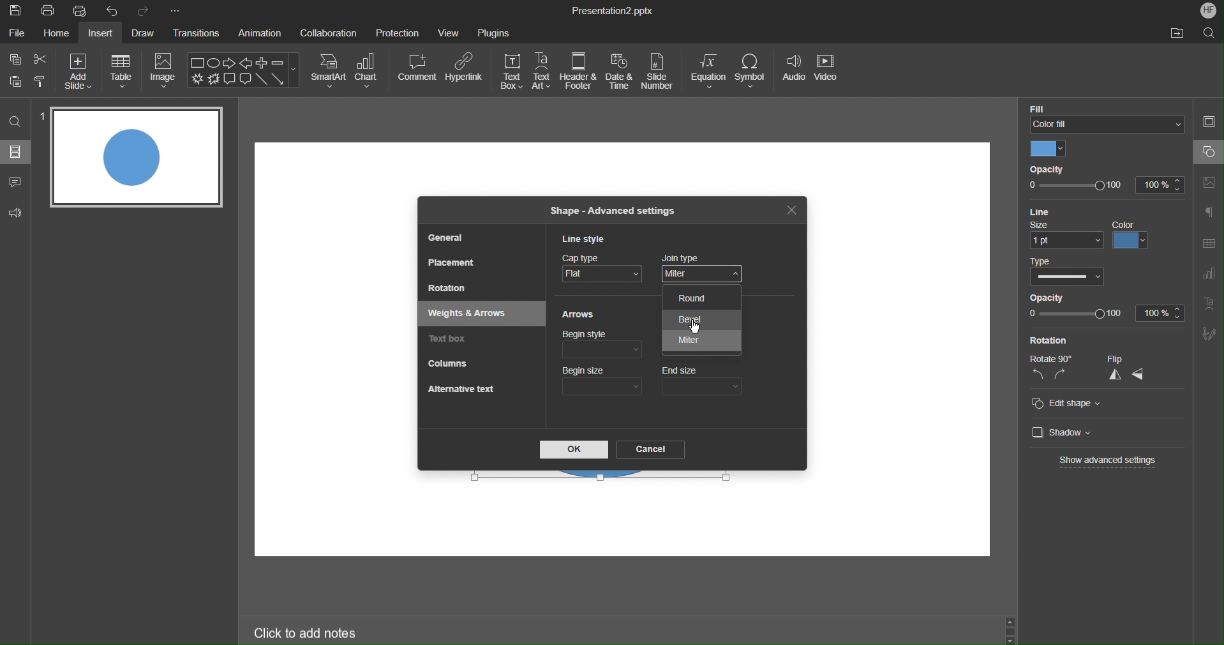 The width and height of the screenshot is (1224, 645). Describe the element at coordinates (602, 270) in the screenshot. I see `Cap Type` at that location.